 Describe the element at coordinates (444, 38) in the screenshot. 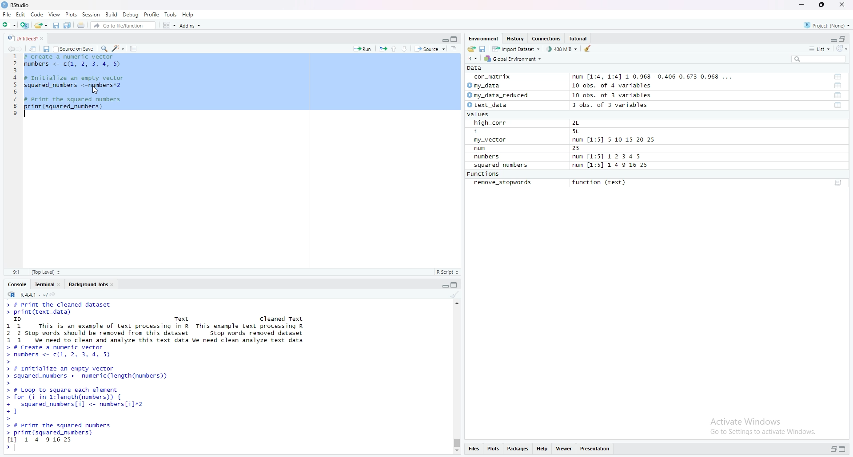

I see `minimize` at that location.